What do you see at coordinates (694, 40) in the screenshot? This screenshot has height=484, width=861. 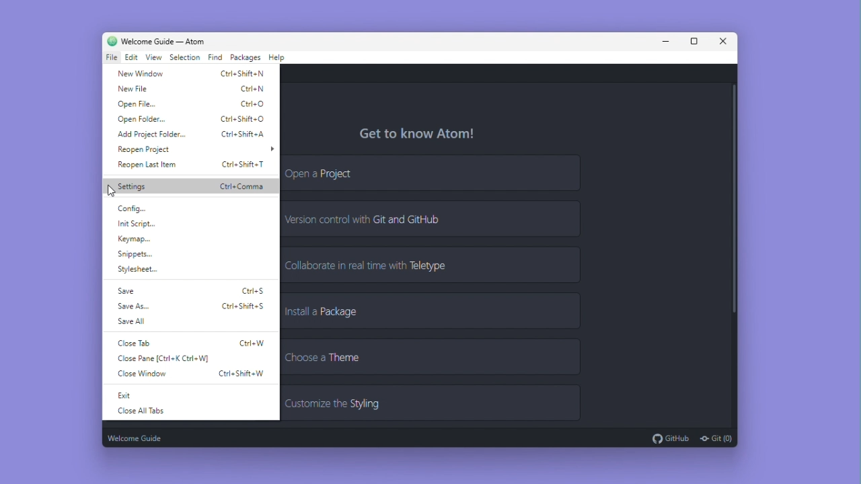 I see `Maximize` at bounding box center [694, 40].